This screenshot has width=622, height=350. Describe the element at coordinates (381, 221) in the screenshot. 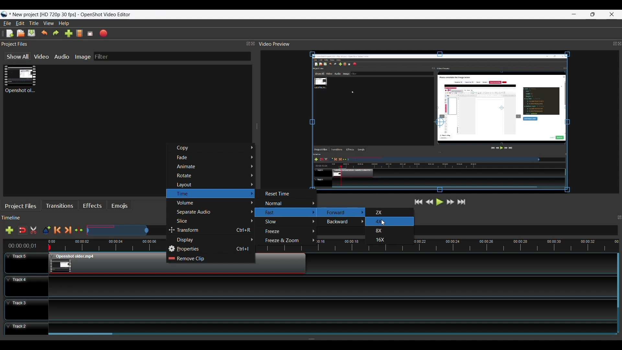

I see `4X` at that location.